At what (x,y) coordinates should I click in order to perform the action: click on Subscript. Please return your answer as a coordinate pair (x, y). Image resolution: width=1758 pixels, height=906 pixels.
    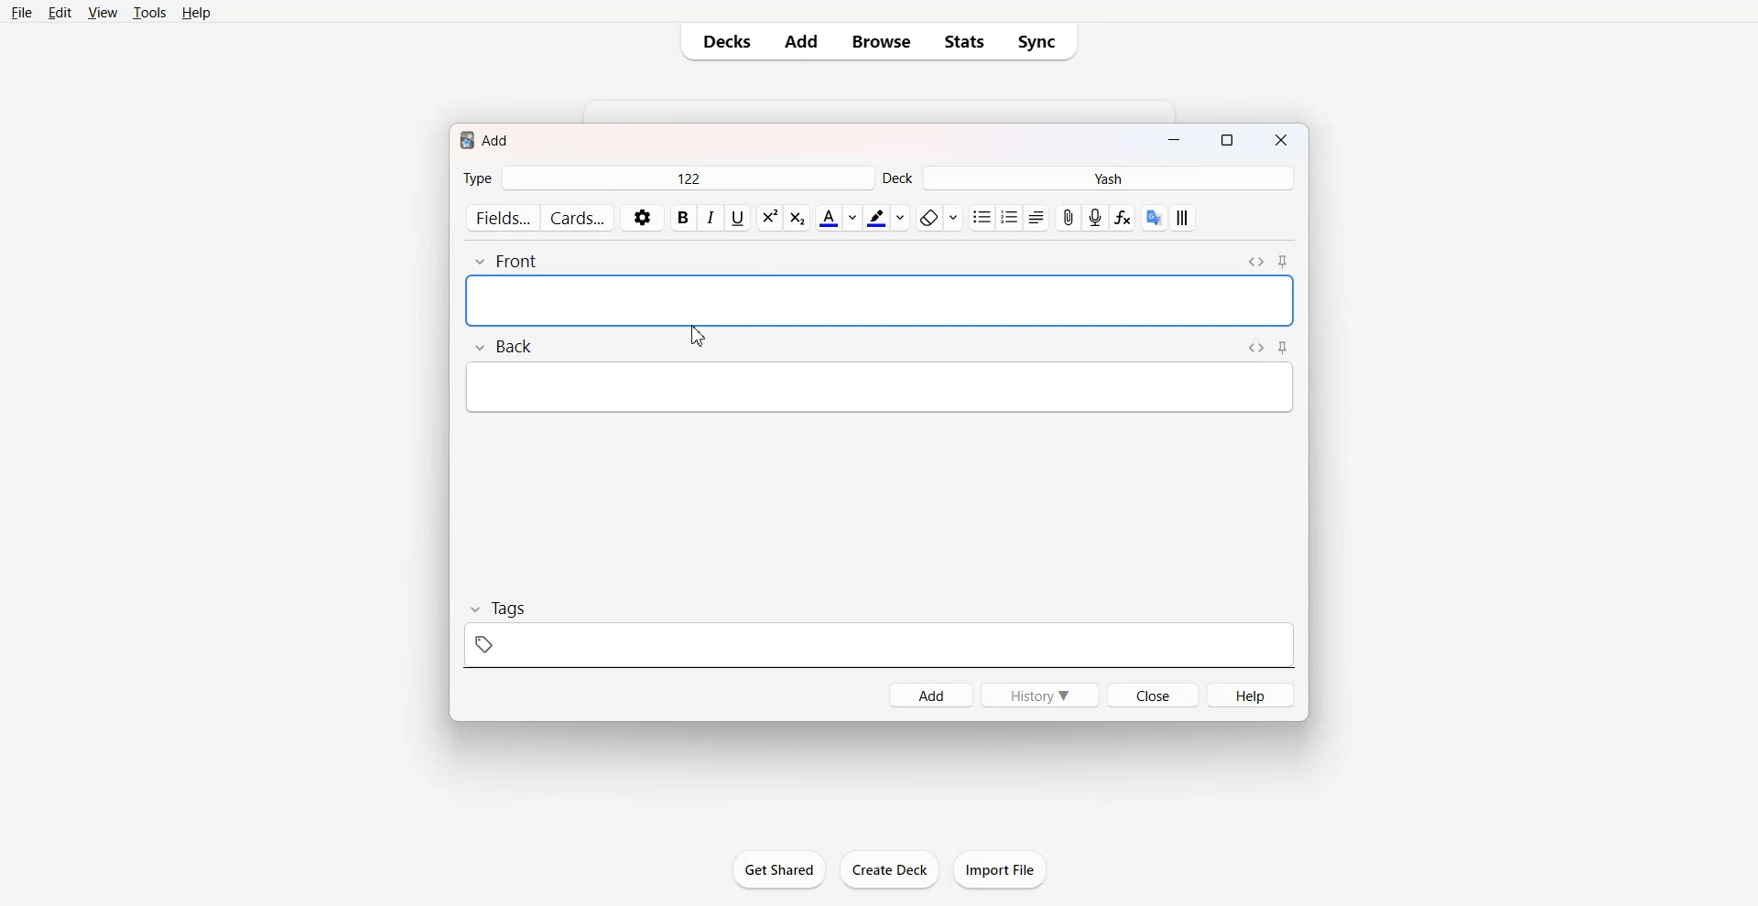
    Looking at the image, I should click on (769, 218).